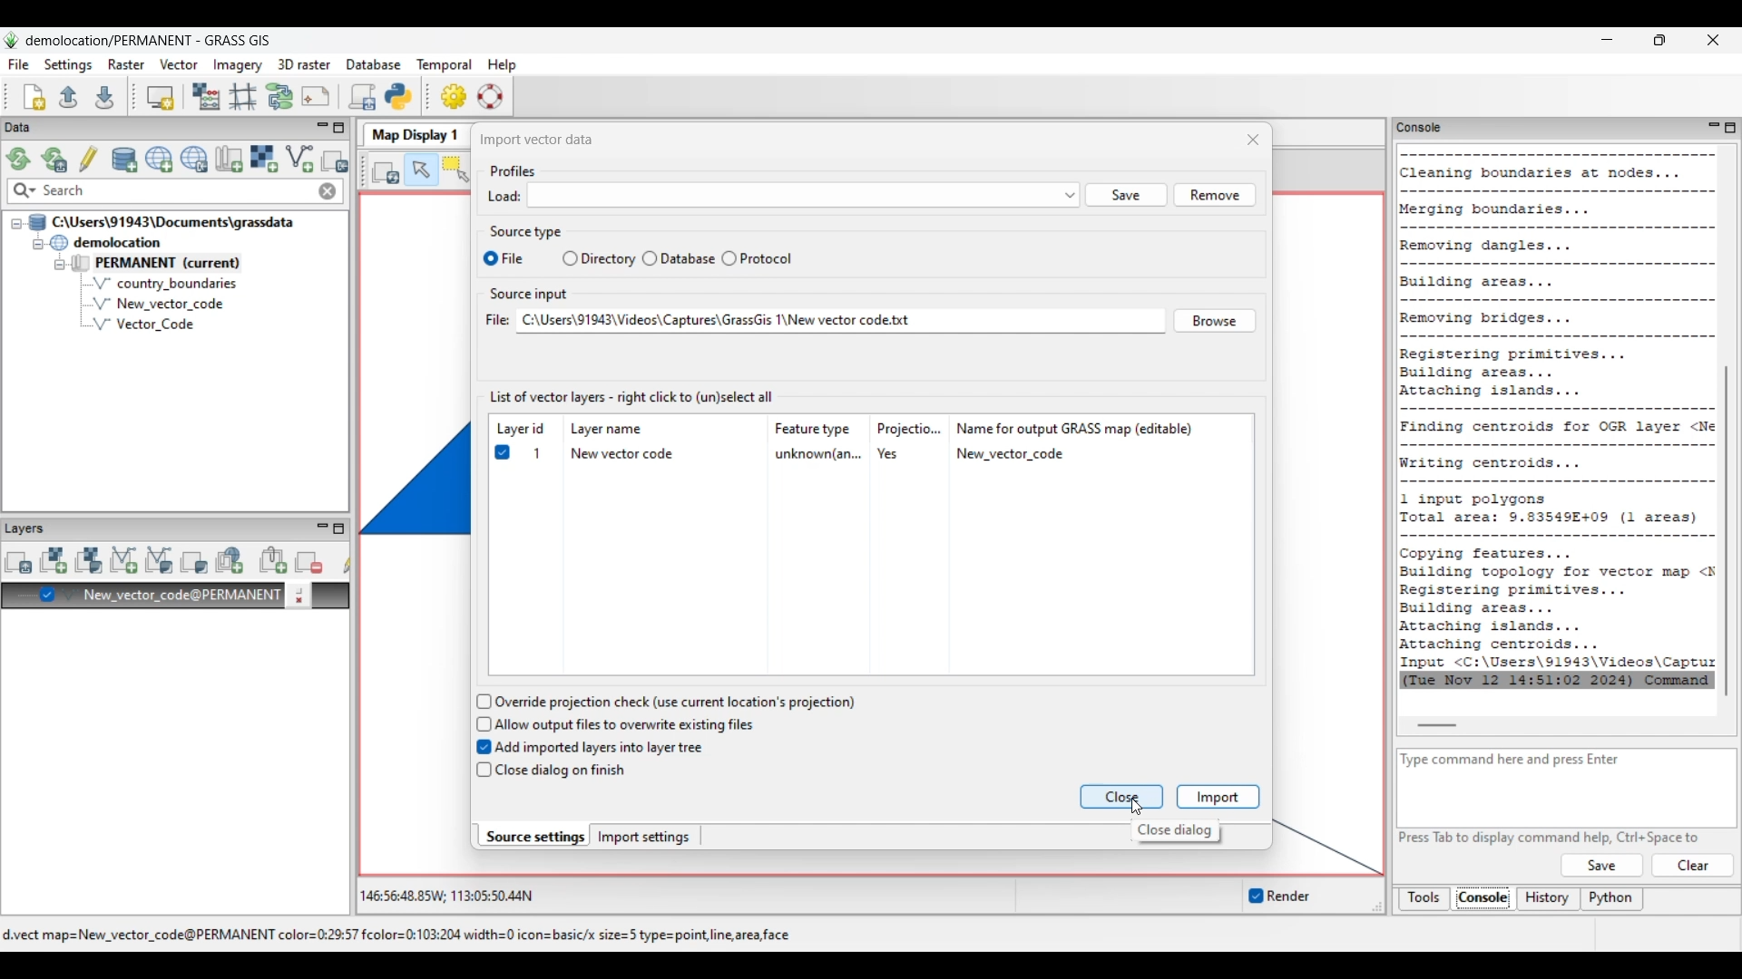  Describe the element at coordinates (528, 230) in the screenshot. I see `Source type` at that location.